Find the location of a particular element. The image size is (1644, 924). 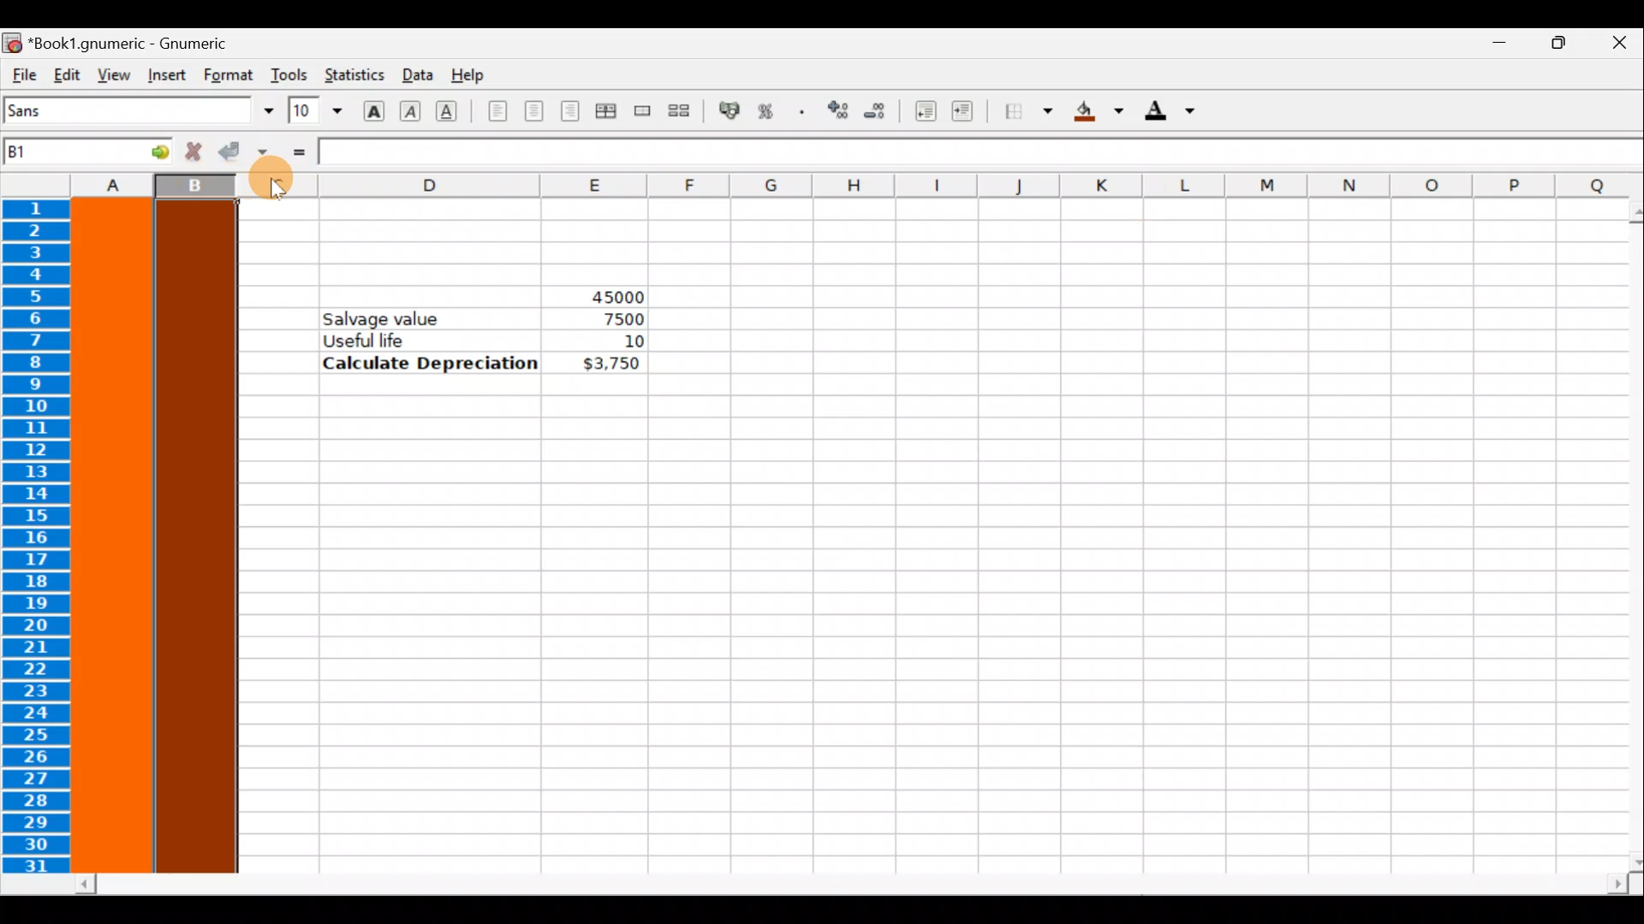

Merge a range of cells is located at coordinates (644, 114).